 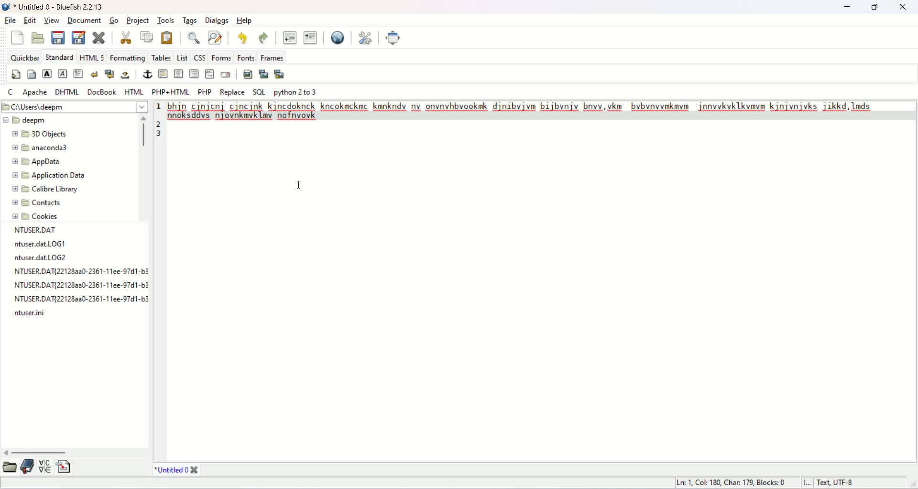 What do you see at coordinates (171, 92) in the screenshot?
I see `PHP+HTML` at bounding box center [171, 92].